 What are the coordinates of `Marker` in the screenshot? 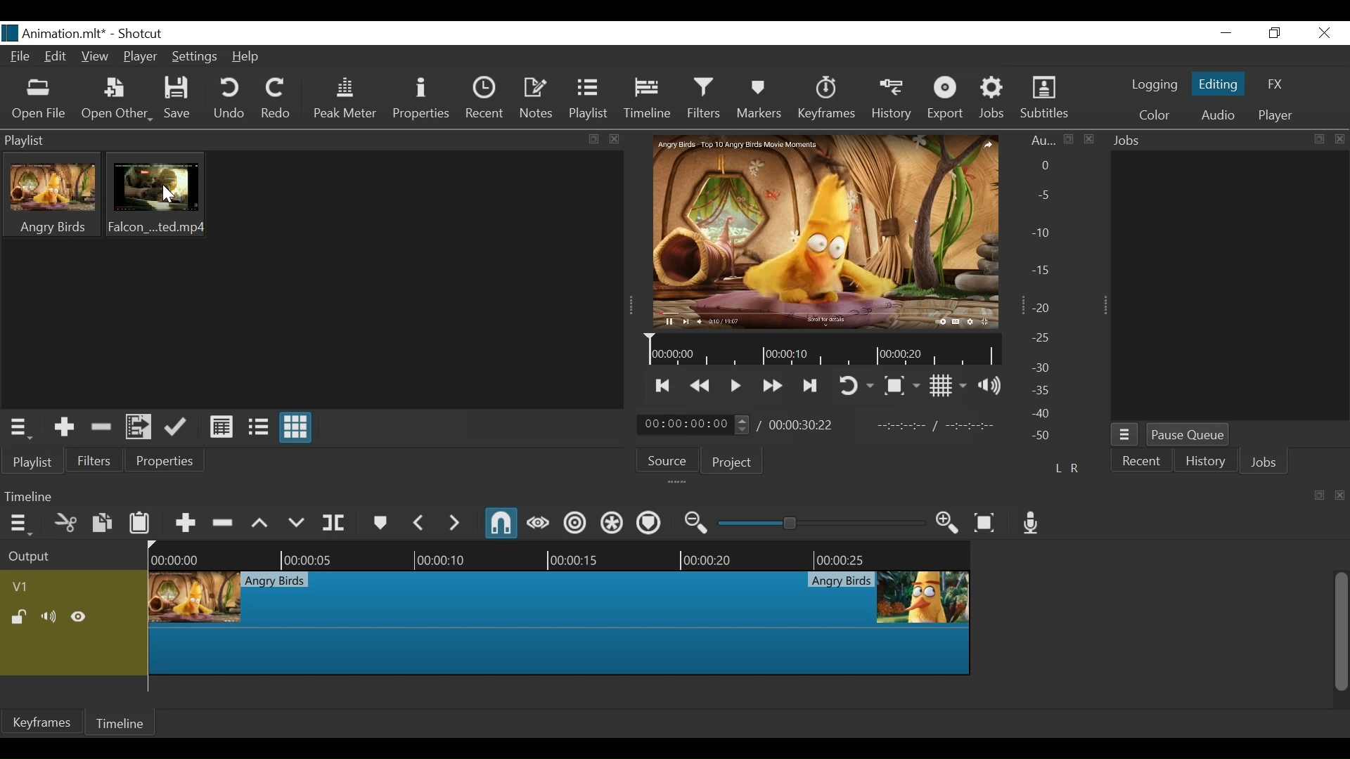 It's located at (379, 521).